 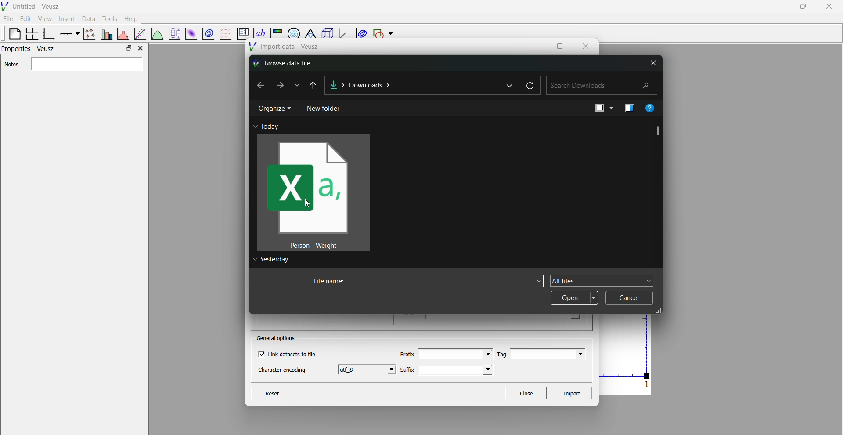 I want to click on All Files, so click(x=592, y=281).